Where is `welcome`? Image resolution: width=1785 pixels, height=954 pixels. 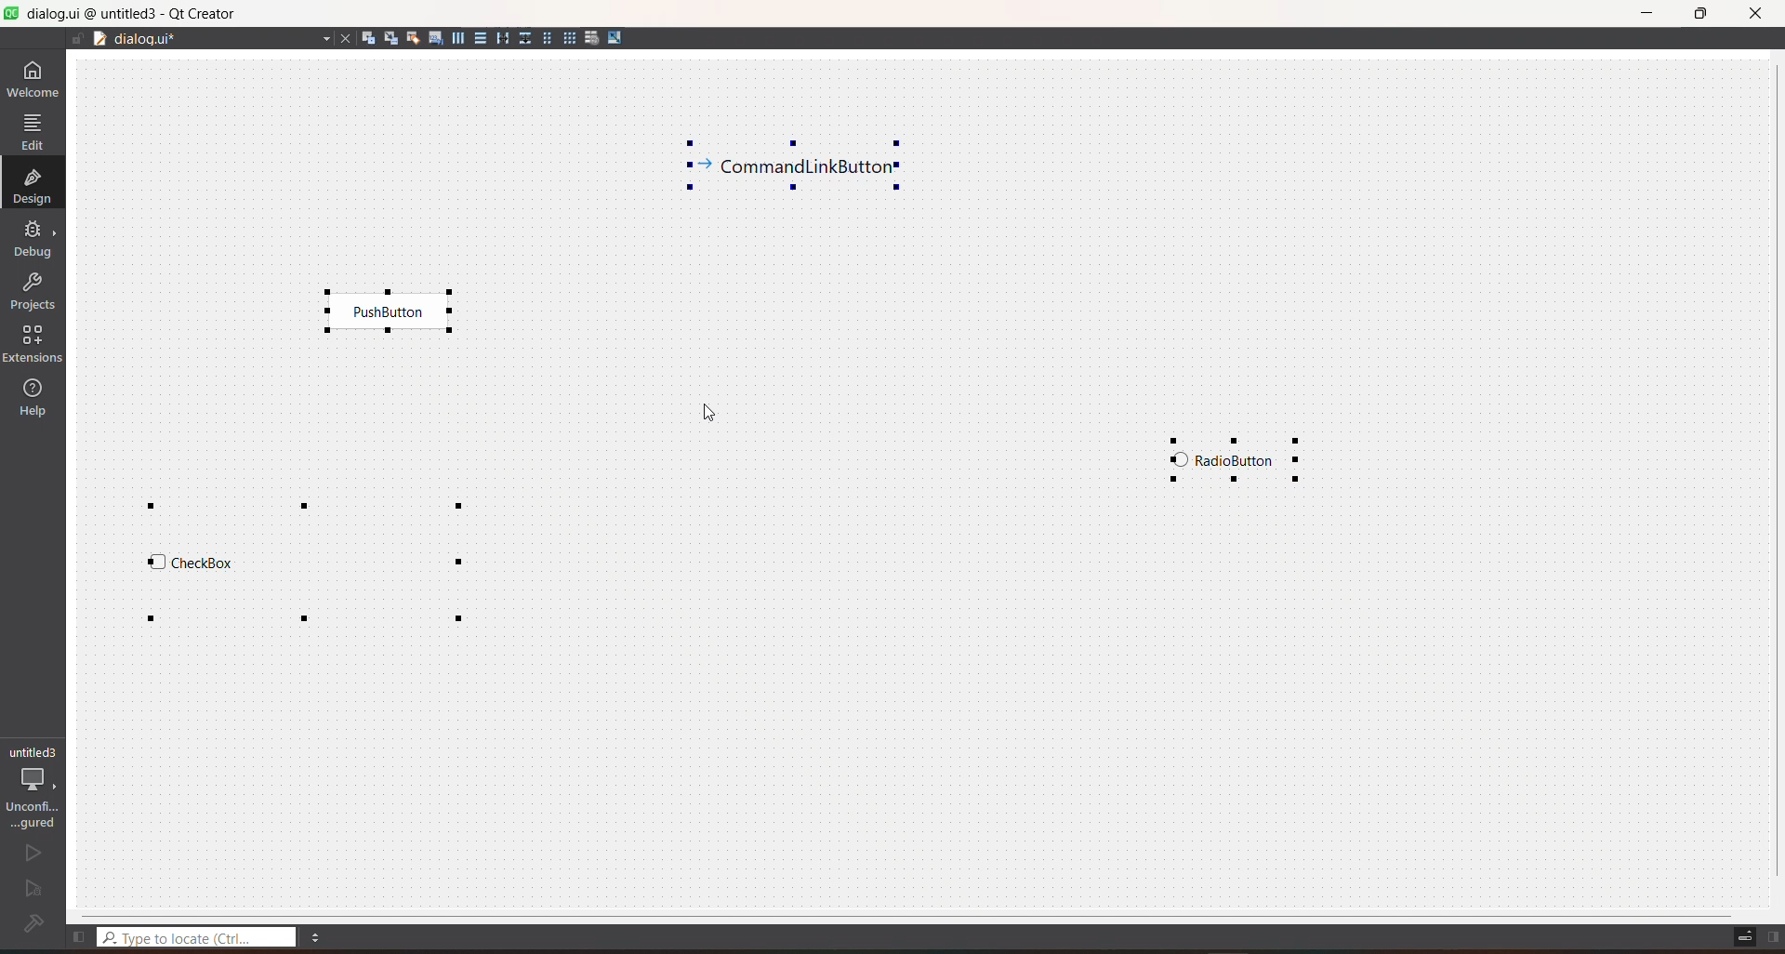
welcome is located at coordinates (33, 75).